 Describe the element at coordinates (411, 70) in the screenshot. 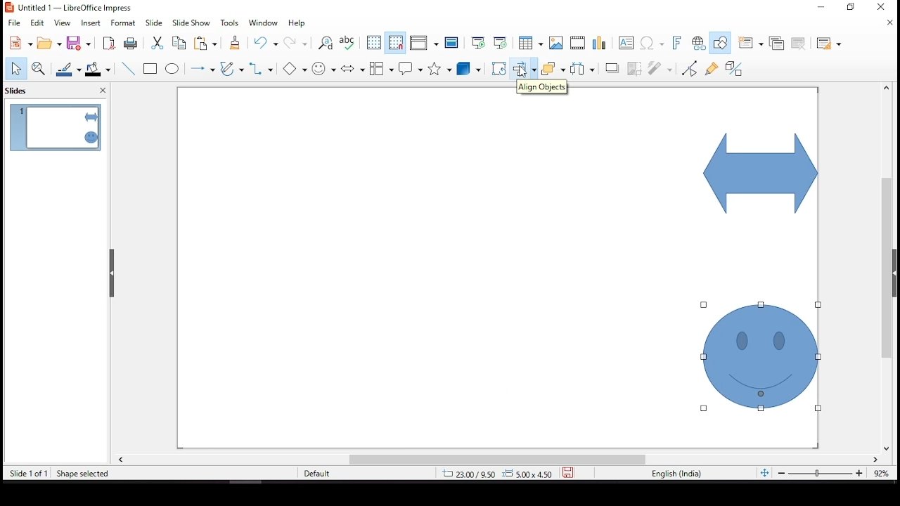

I see `callout shapes` at that location.